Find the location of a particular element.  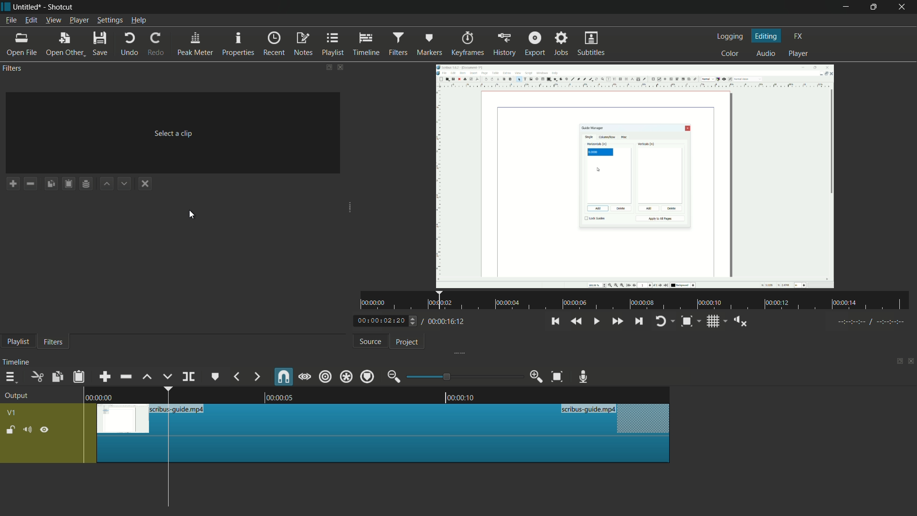

copy is located at coordinates (57, 377).